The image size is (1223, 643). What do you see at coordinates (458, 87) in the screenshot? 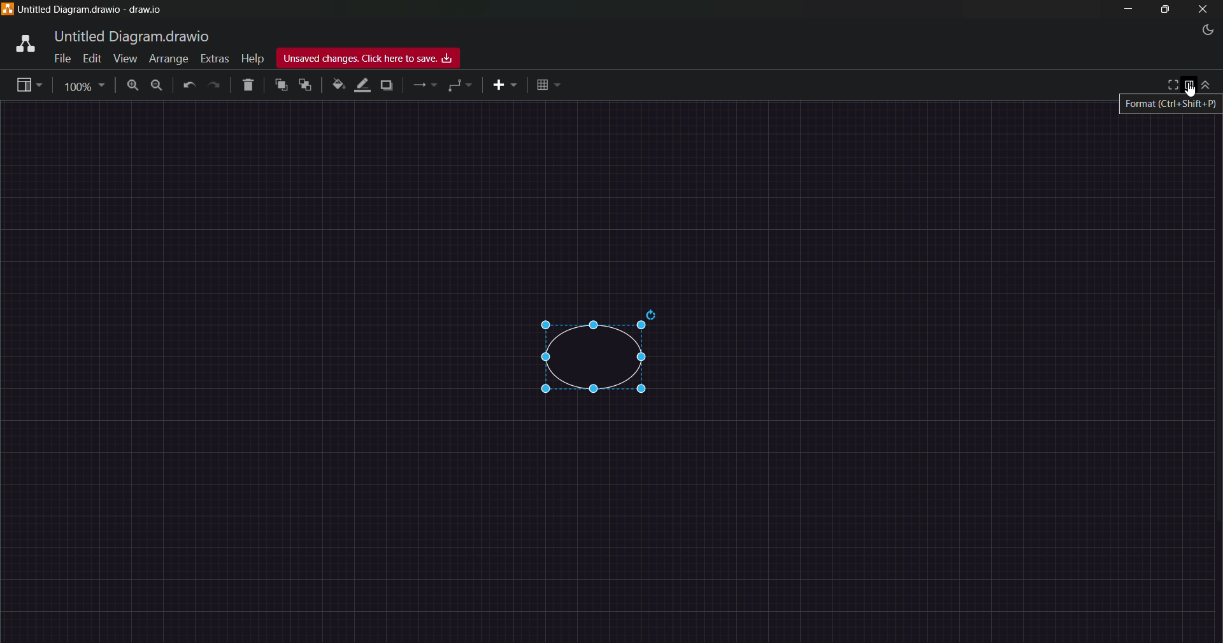
I see `waypoints` at bounding box center [458, 87].